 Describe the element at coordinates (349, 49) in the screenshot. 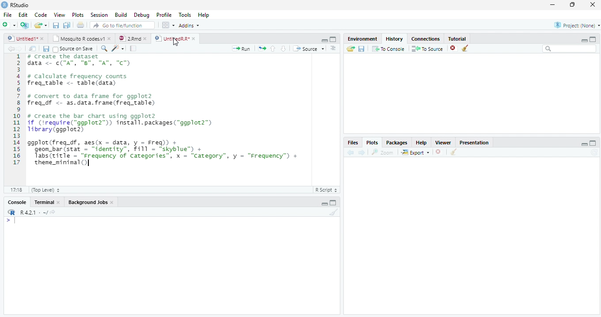

I see `Load workspace` at that location.